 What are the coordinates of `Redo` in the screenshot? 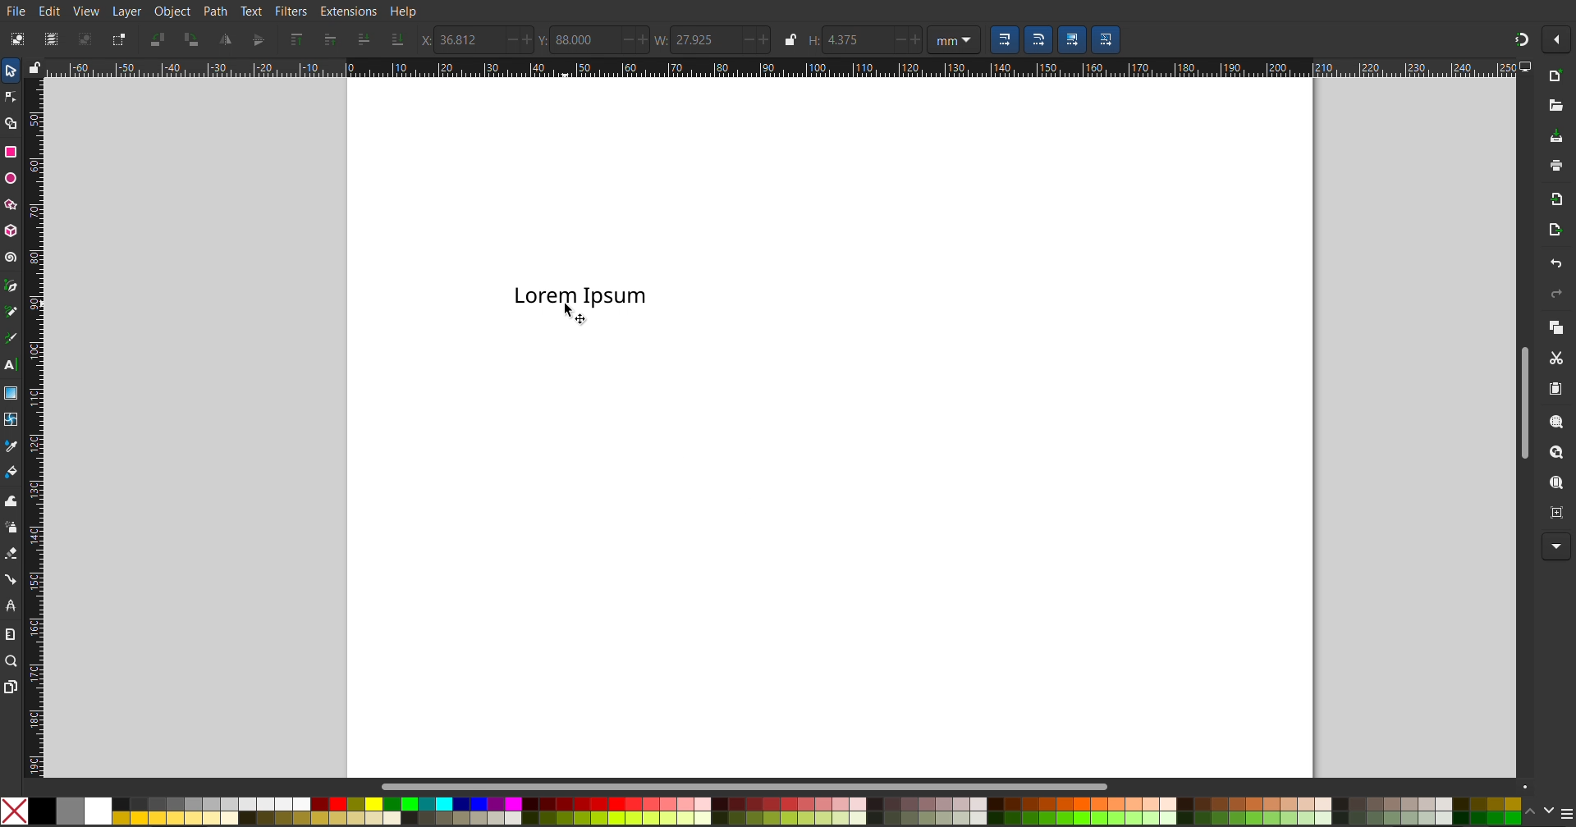 It's located at (1553, 294).